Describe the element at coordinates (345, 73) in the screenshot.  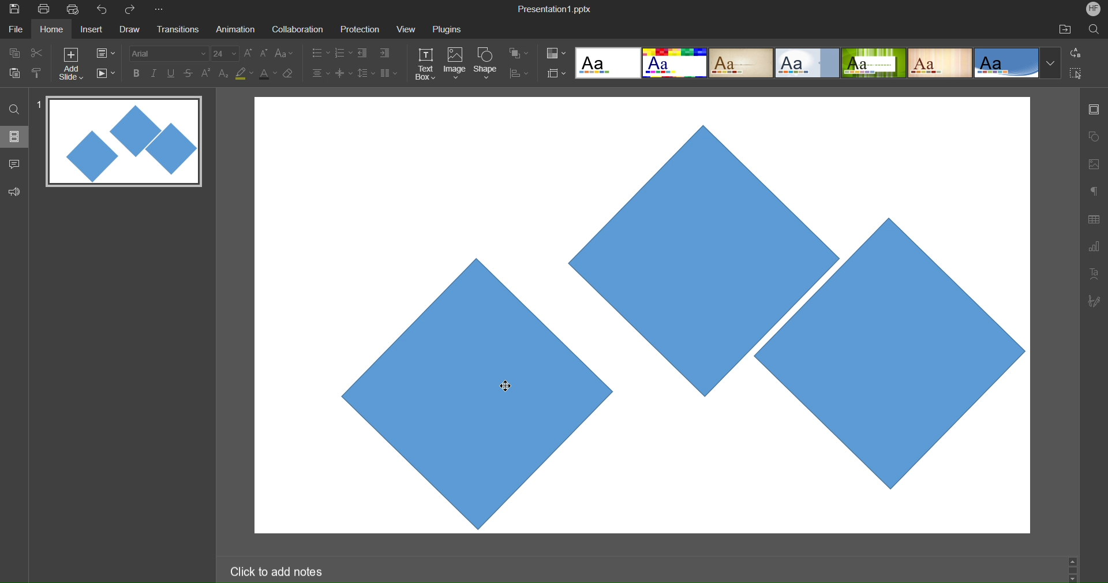
I see `Vertical Align` at that location.